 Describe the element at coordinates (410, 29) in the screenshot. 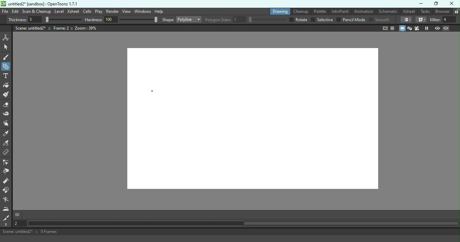

I see `3D view` at that location.